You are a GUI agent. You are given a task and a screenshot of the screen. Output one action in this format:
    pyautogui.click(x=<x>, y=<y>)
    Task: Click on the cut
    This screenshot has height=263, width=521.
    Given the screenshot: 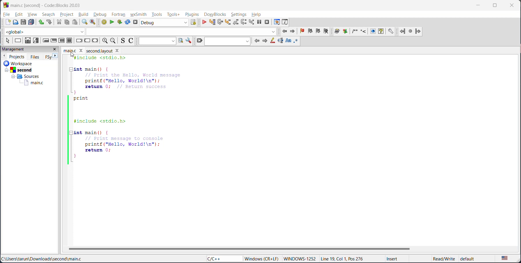 What is the action you would take?
    pyautogui.click(x=59, y=22)
    